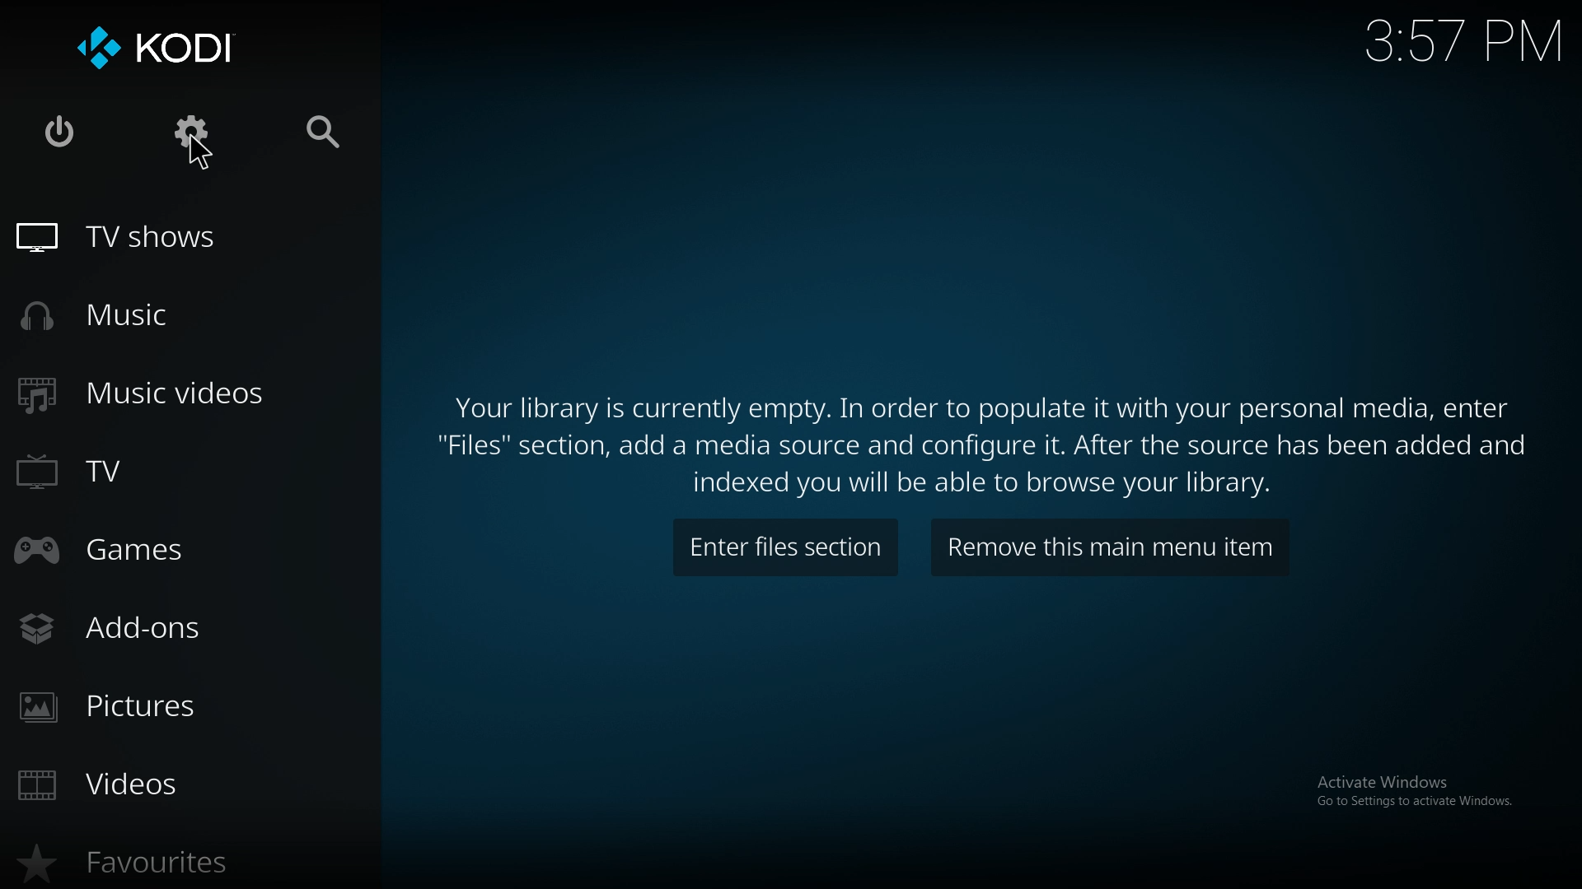 The width and height of the screenshot is (1582, 889). Describe the element at coordinates (65, 133) in the screenshot. I see `close` at that location.